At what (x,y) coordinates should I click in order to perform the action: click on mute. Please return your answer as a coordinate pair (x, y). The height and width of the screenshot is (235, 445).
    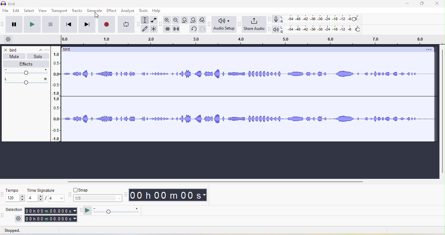
    Looking at the image, I should click on (16, 56).